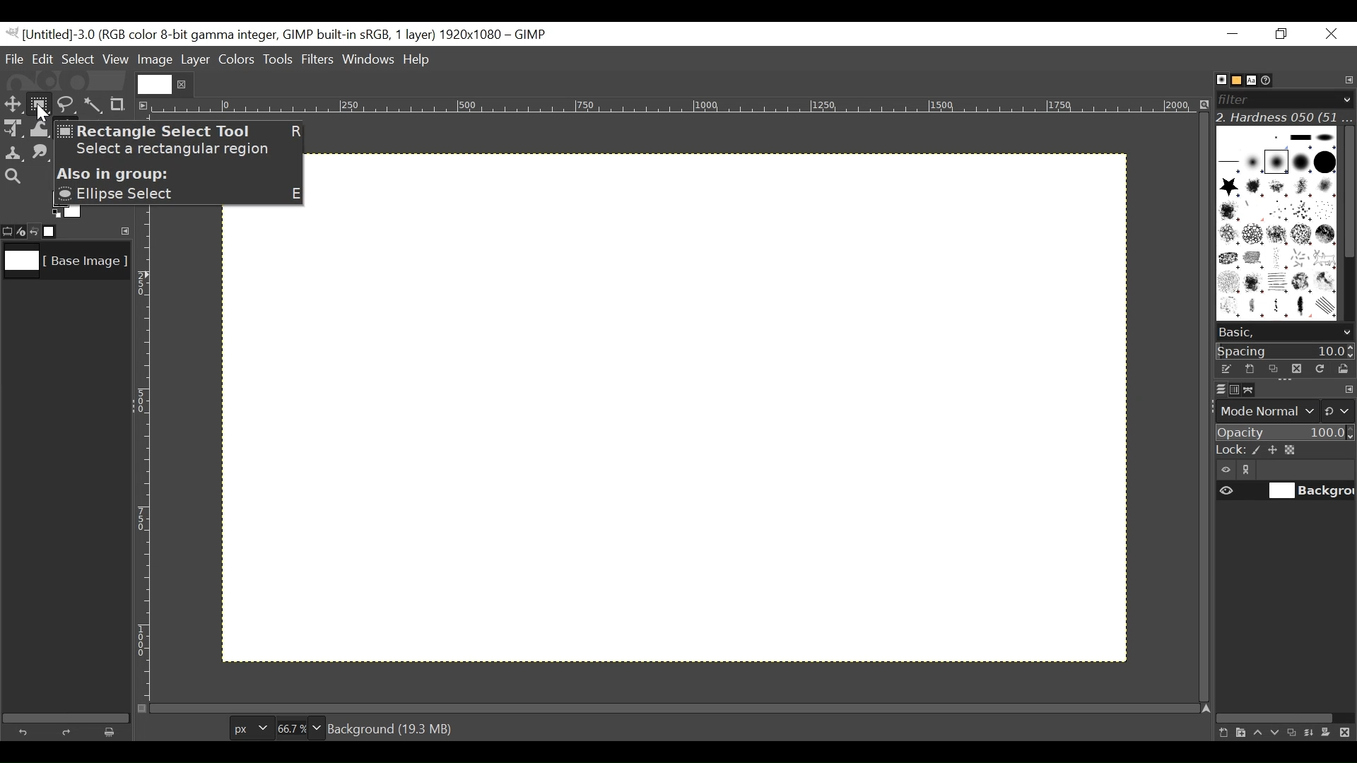  What do you see at coordinates (237, 59) in the screenshot?
I see `Colors` at bounding box center [237, 59].